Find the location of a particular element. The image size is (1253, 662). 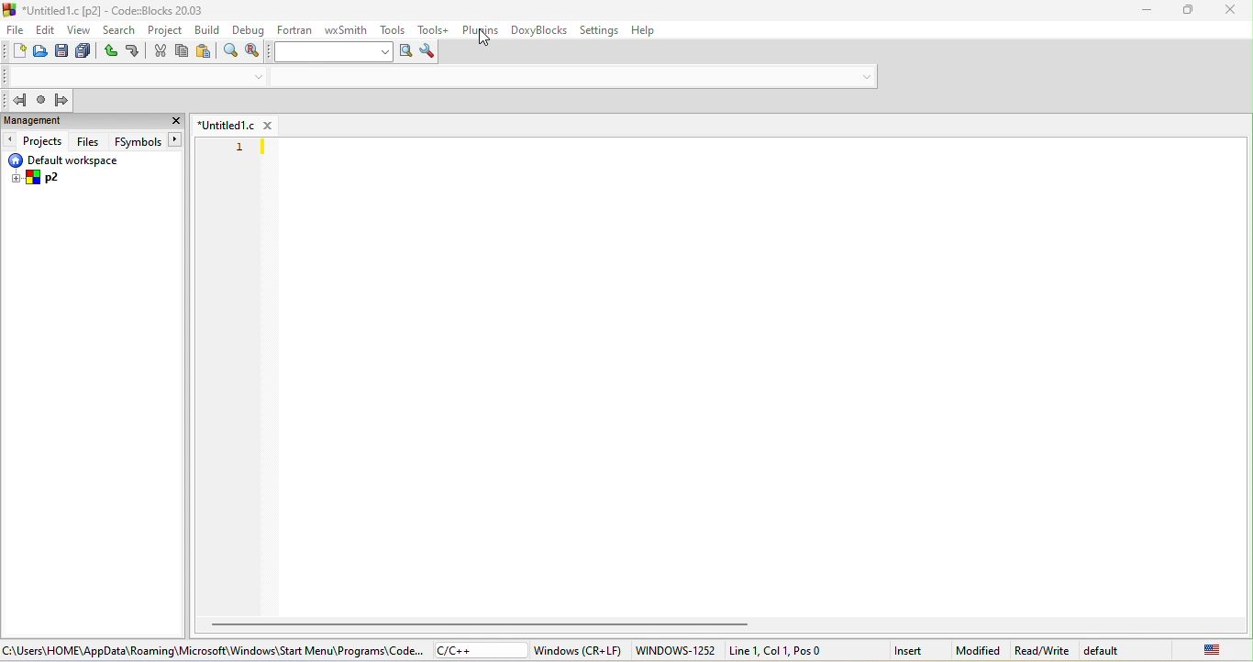

cut is located at coordinates (161, 52).